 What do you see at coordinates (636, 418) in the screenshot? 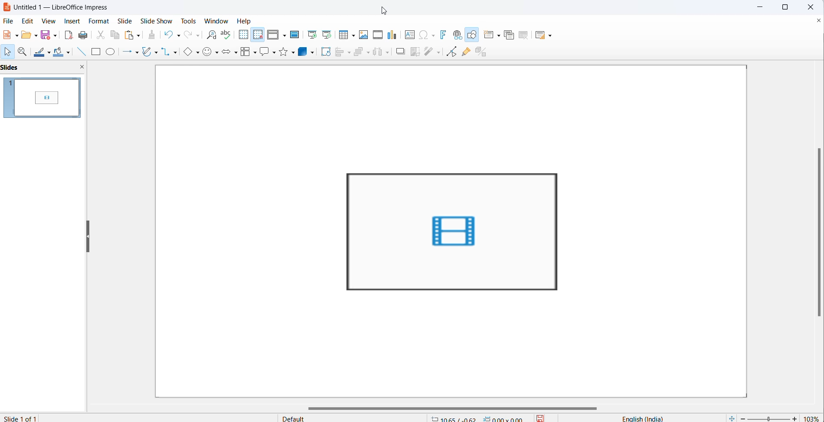
I see `text language` at bounding box center [636, 418].